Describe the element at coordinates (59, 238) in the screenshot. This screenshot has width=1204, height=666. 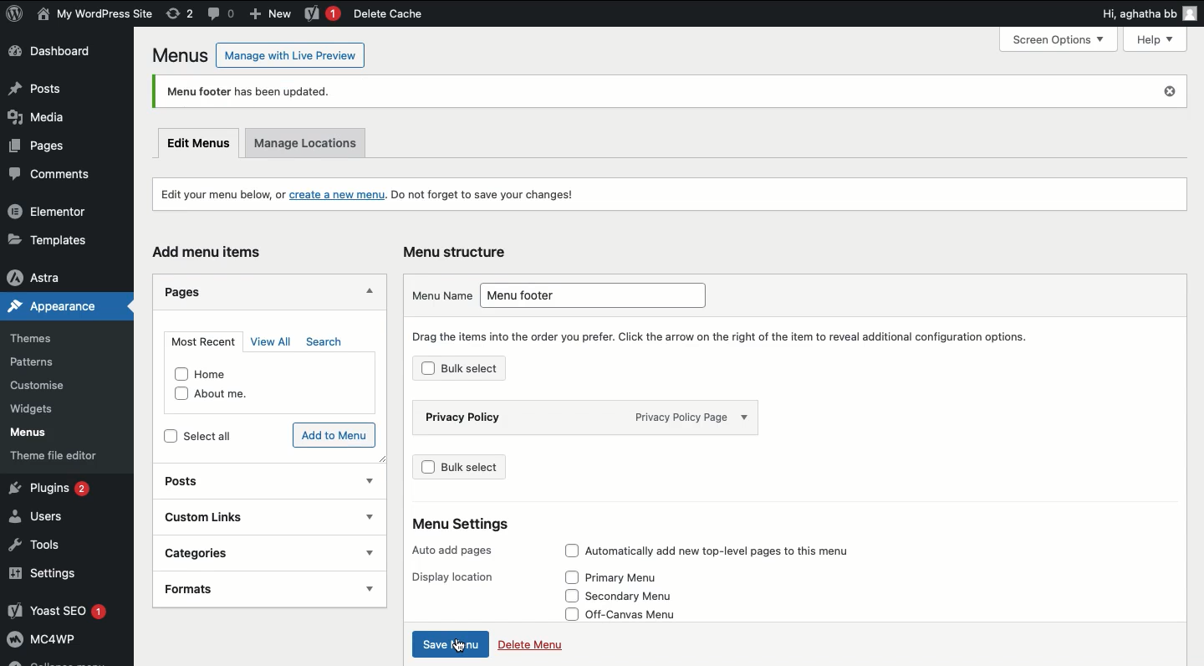
I see `Templates` at that location.